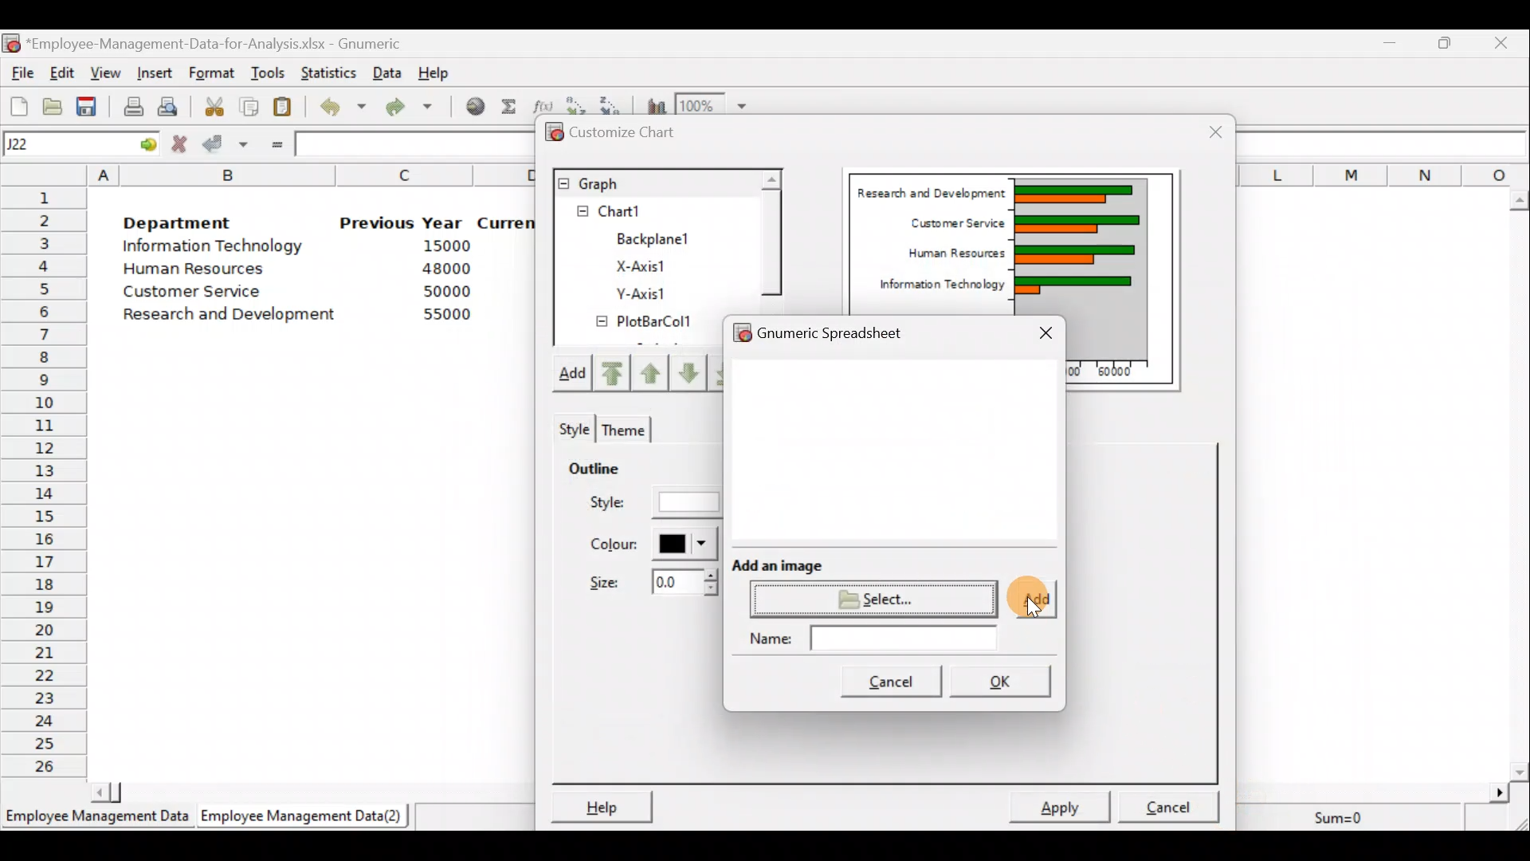 The height and width of the screenshot is (861, 1530). What do you see at coordinates (880, 639) in the screenshot?
I see `Name` at bounding box center [880, 639].